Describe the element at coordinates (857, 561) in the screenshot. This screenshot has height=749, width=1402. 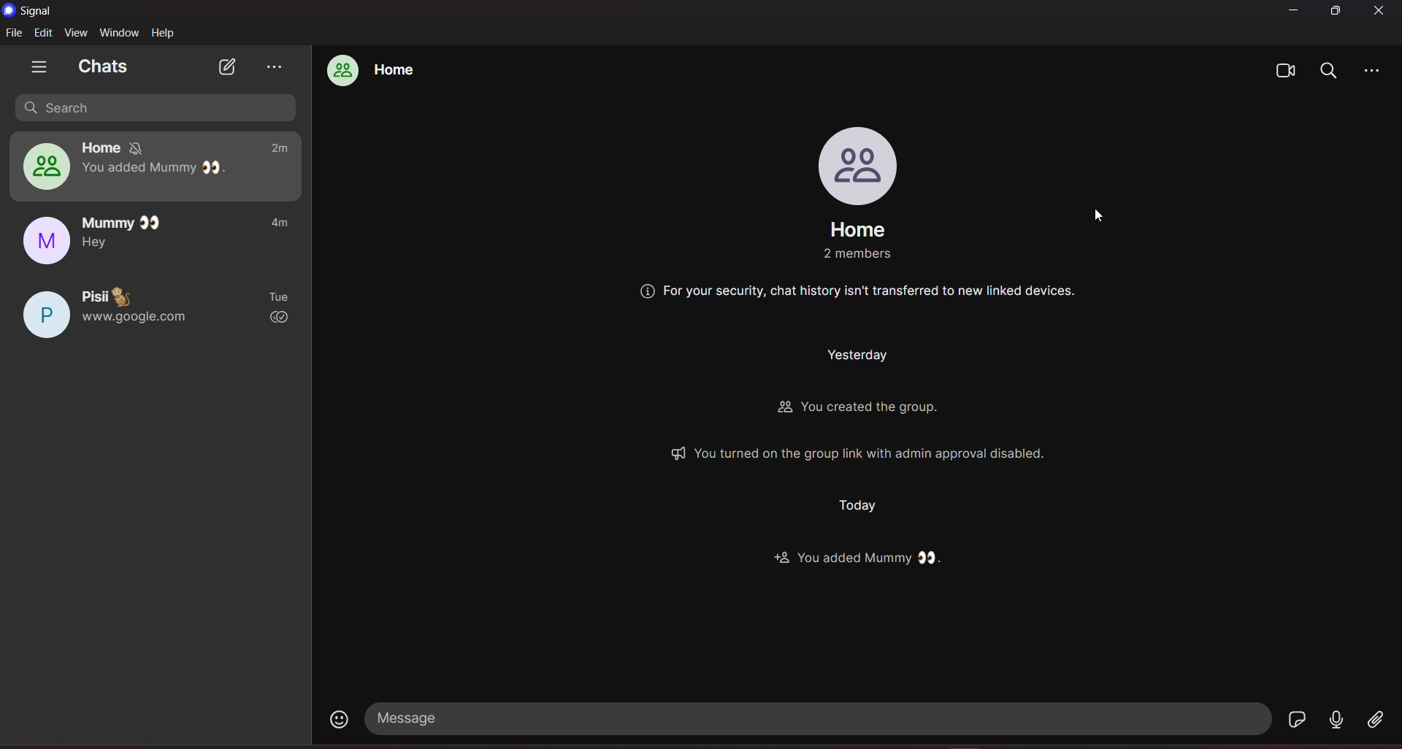
I see `` at that location.